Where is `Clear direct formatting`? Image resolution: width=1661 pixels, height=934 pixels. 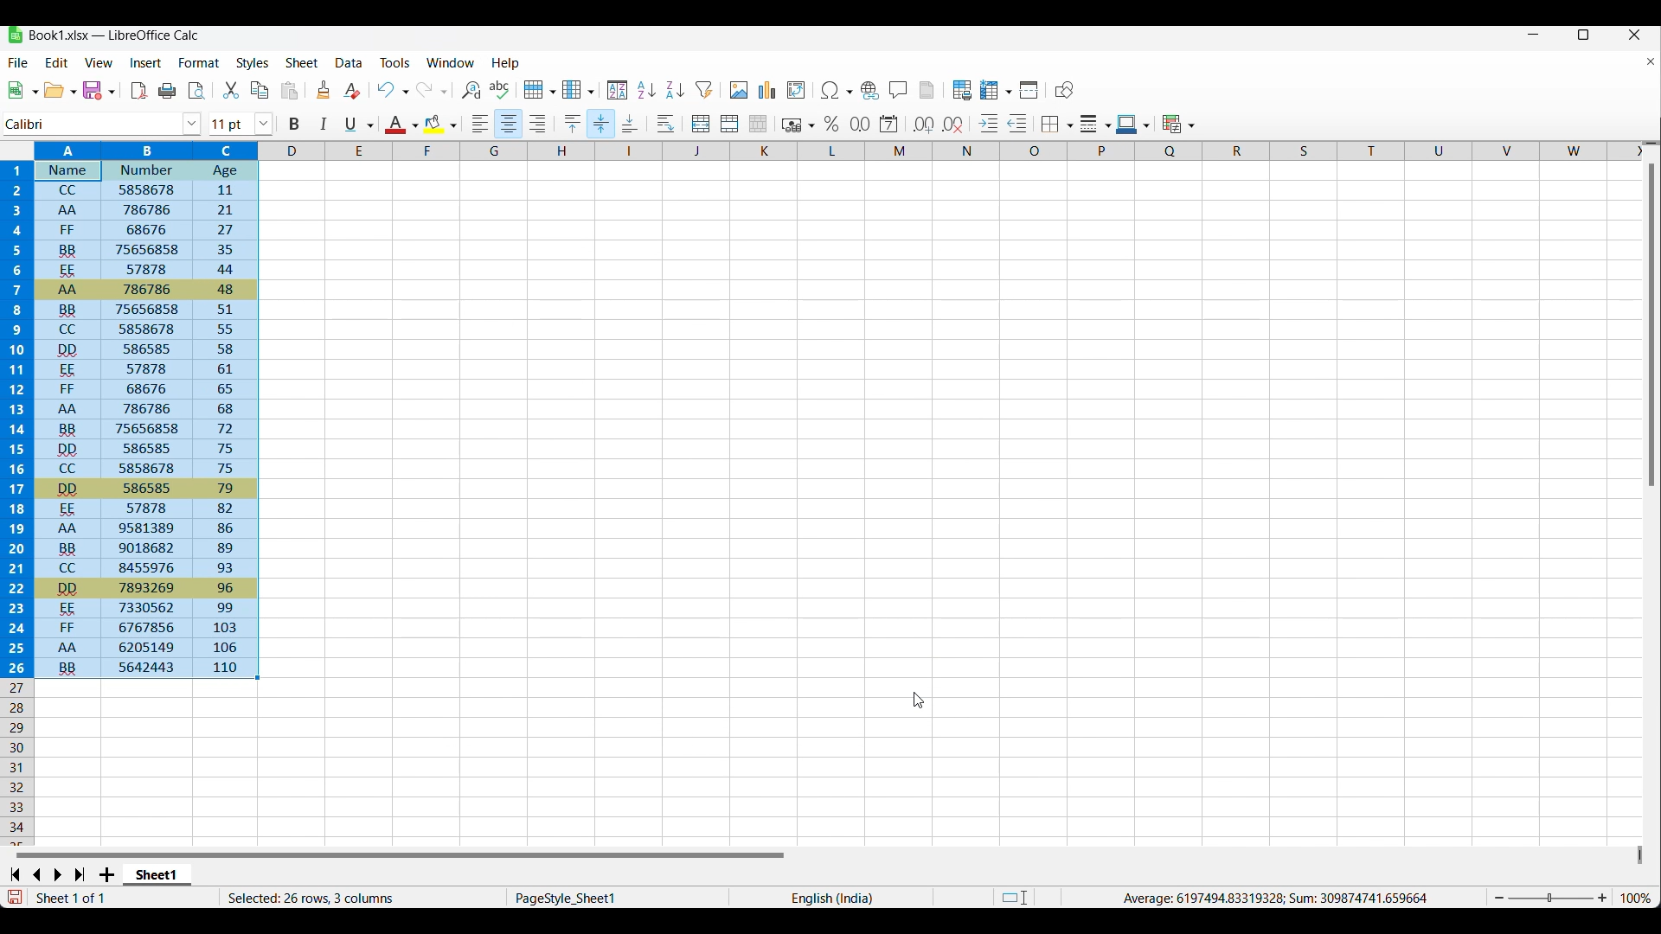
Clear direct formatting is located at coordinates (352, 90).